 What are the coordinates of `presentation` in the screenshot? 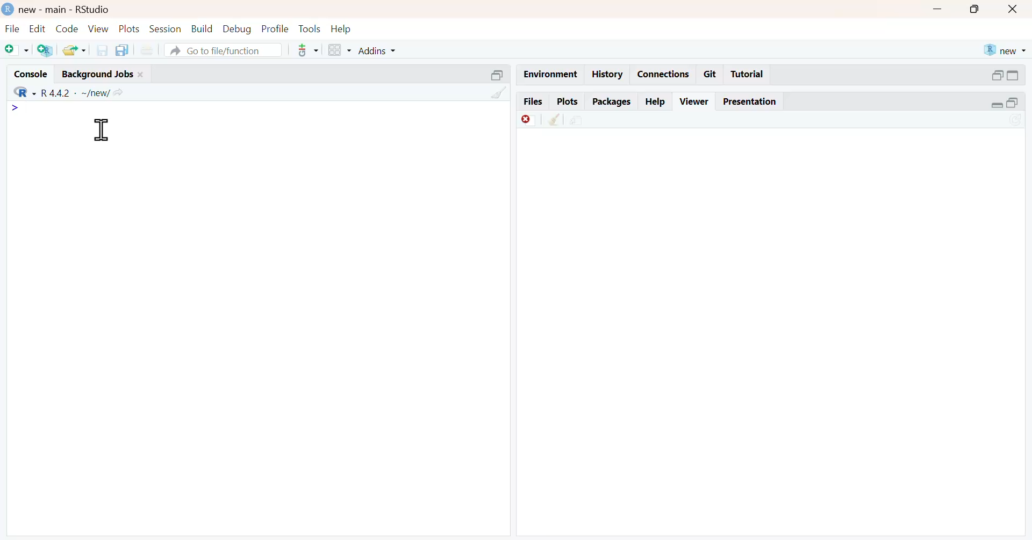 It's located at (751, 101).